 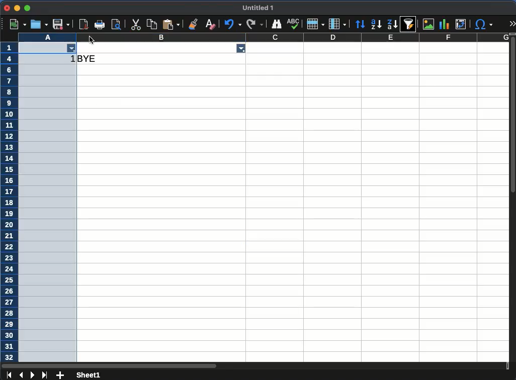 What do you see at coordinates (513, 24) in the screenshot?
I see `expand` at bounding box center [513, 24].